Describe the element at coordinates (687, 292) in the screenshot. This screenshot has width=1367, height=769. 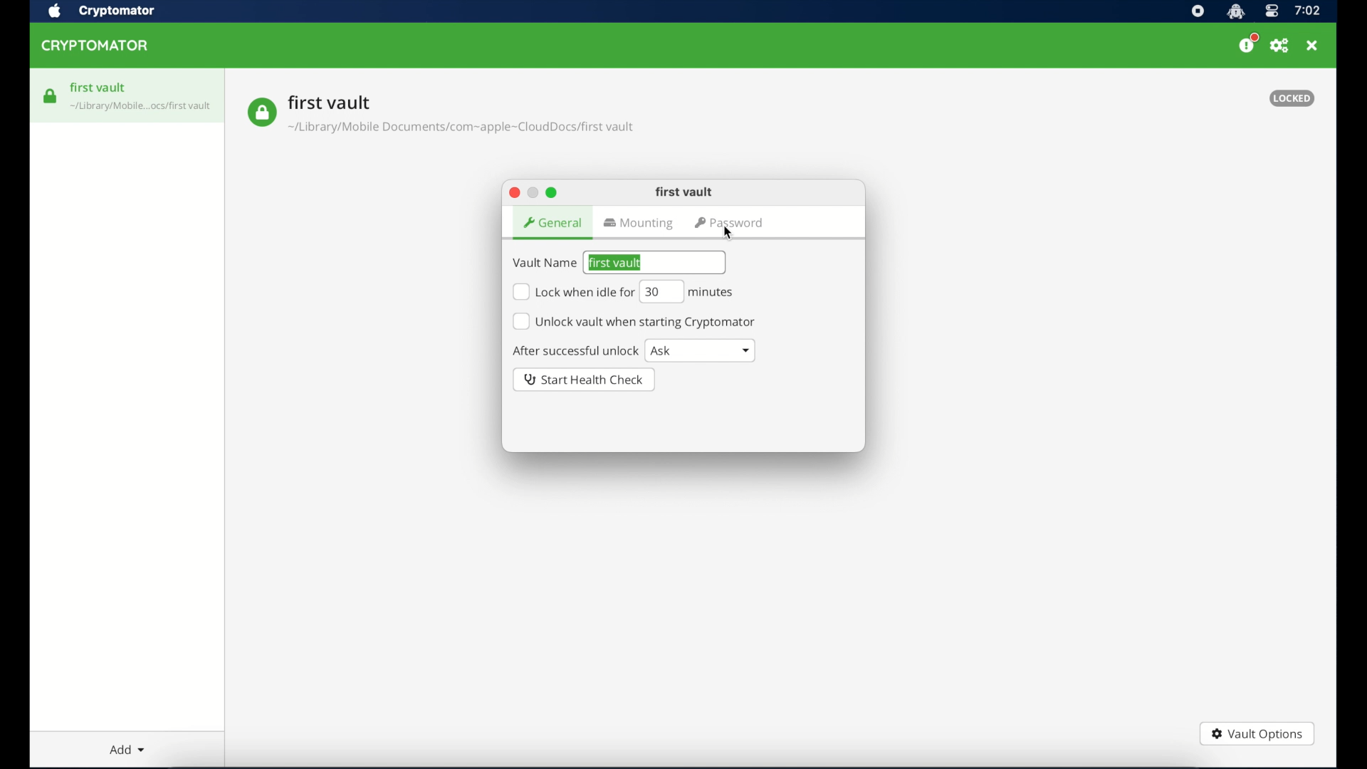
I see `30 minutes` at that location.